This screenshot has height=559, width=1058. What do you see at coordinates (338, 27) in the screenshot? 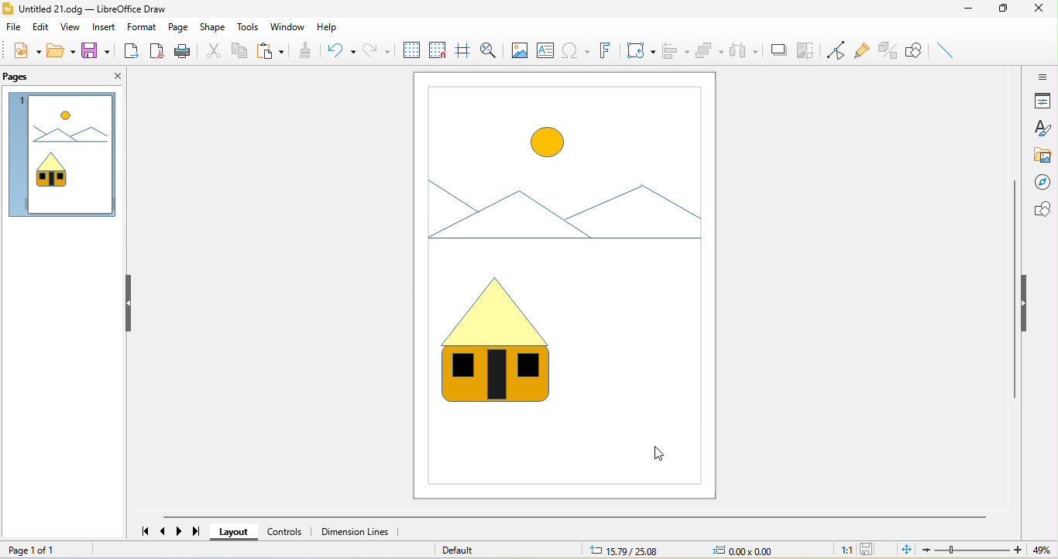
I see `help` at bounding box center [338, 27].